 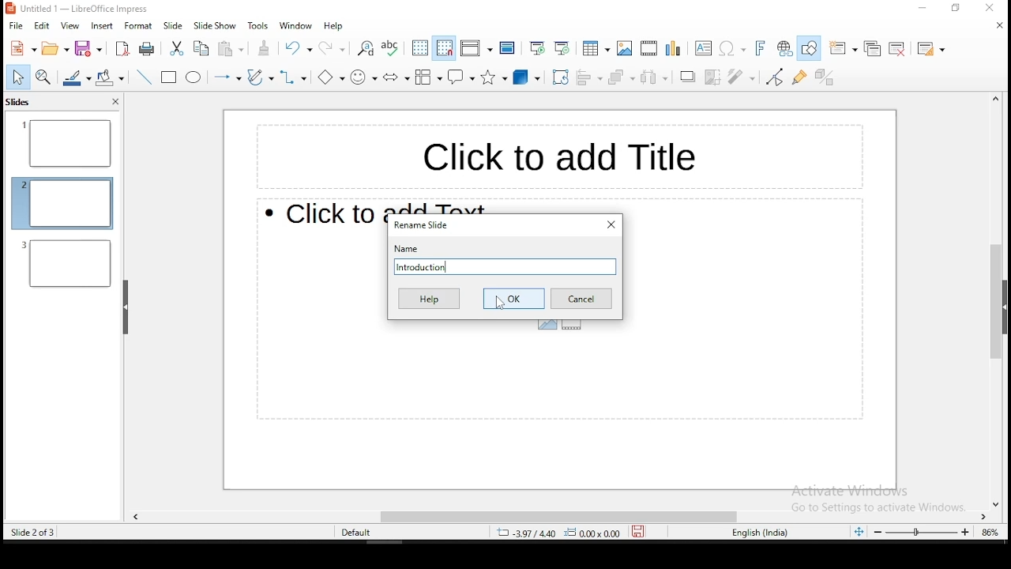 What do you see at coordinates (77, 9) in the screenshot?
I see `icon and file name` at bounding box center [77, 9].